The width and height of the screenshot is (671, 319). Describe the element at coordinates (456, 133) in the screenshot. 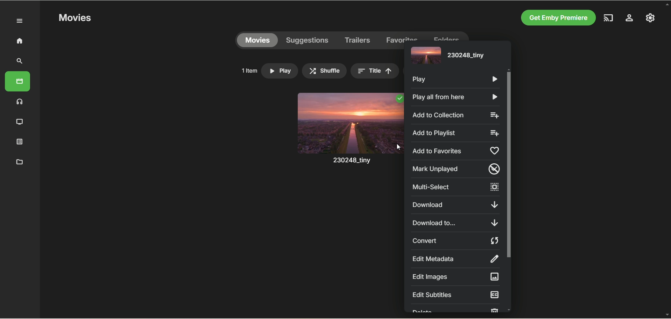

I see `add to playlist` at that location.